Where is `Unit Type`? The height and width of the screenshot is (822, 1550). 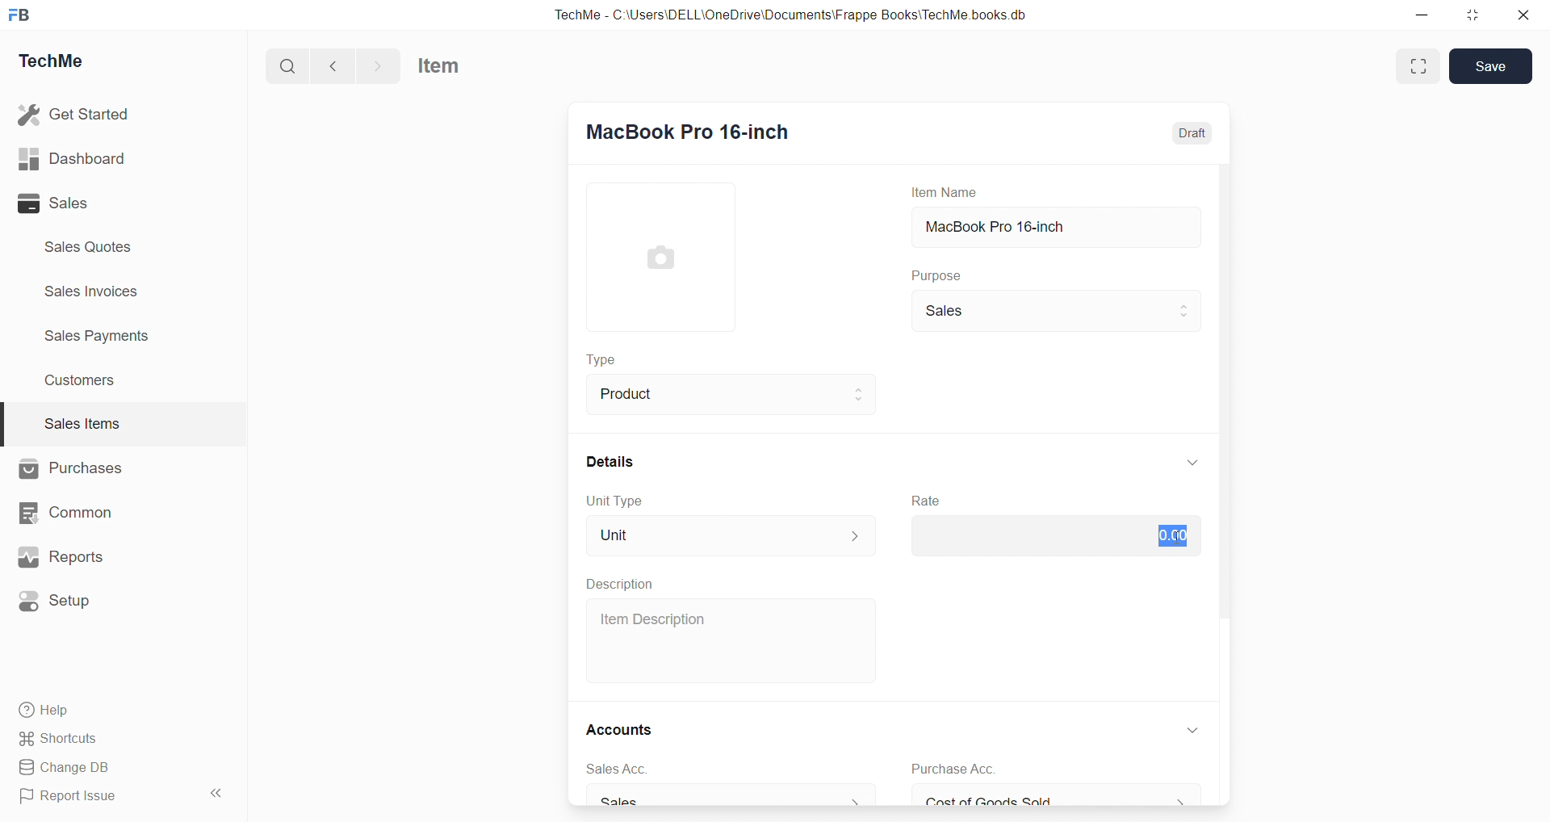
Unit Type is located at coordinates (615, 502).